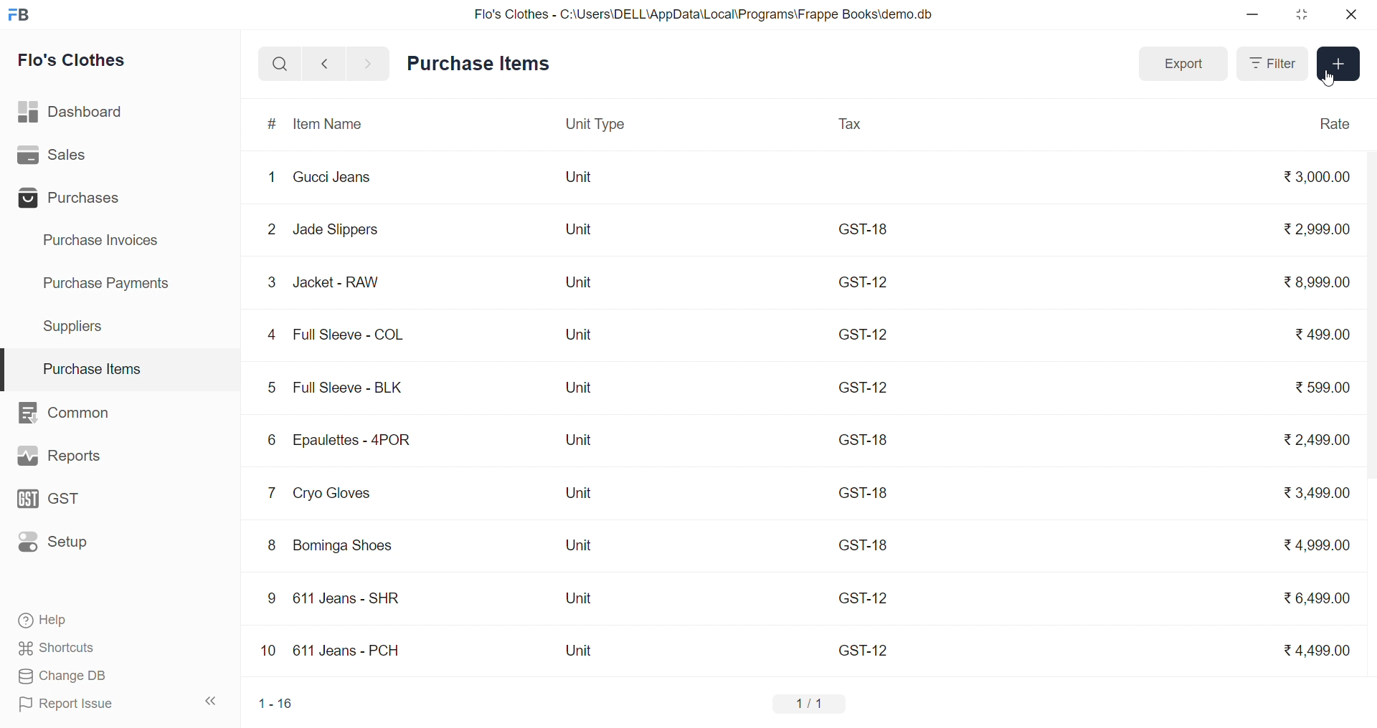 The image size is (1377, 728). What do you see at coordinates (478, 64) in the screenshot?
I see `Purchase Items` at bounding box center [478, 64].